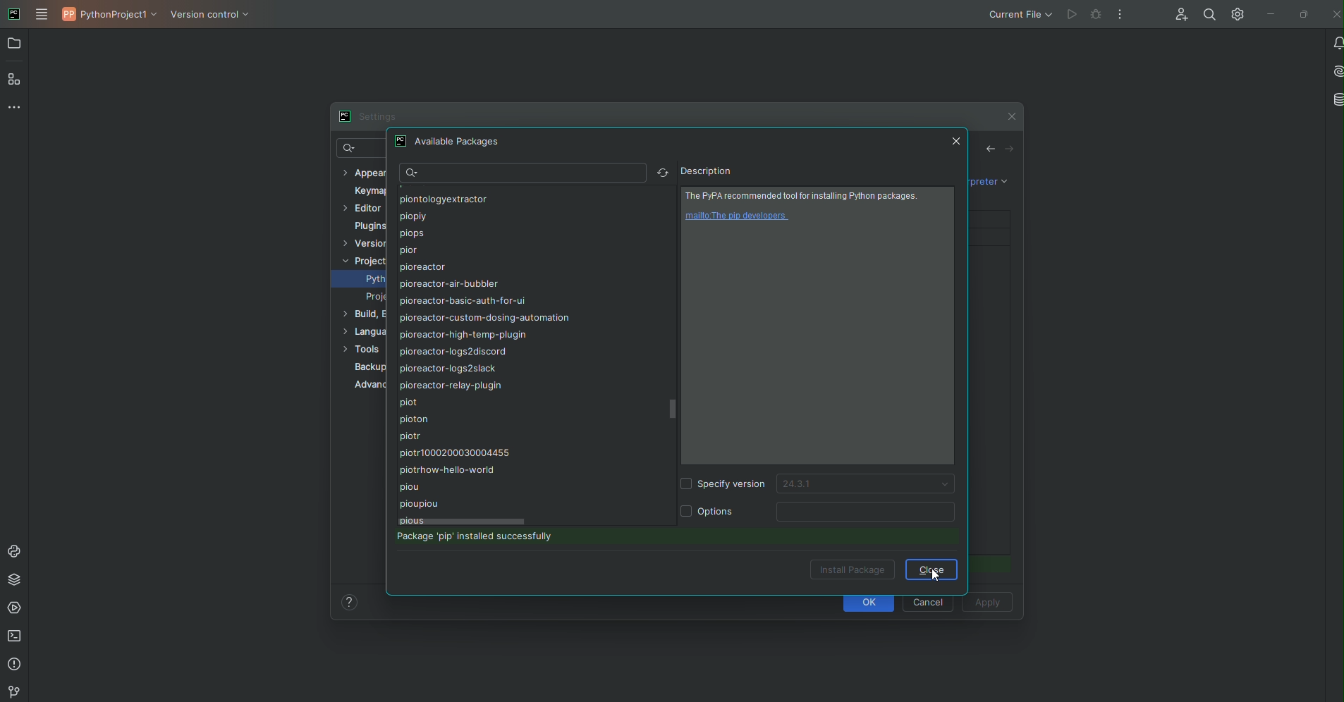  What do you see at coordinates (1010, 116) in the screenshot?
I see `Close` at bounding box center [1010, 116].